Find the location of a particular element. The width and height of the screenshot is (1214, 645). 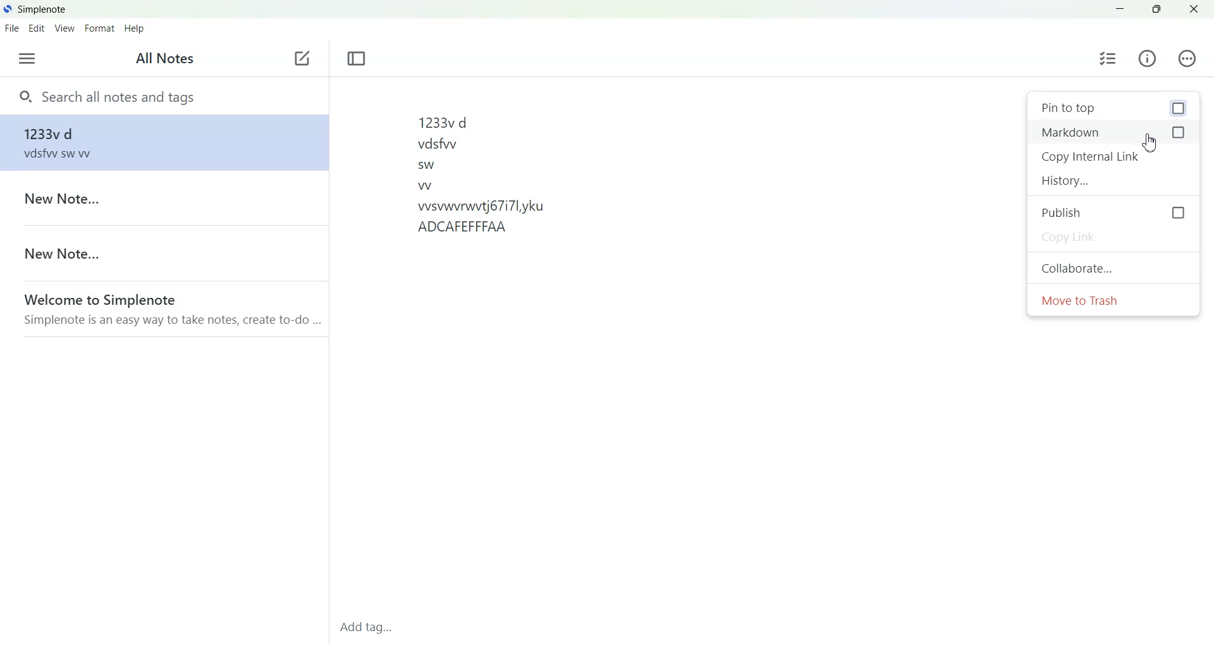

Pin to top checkbox is located at coordinates (1113, 107).